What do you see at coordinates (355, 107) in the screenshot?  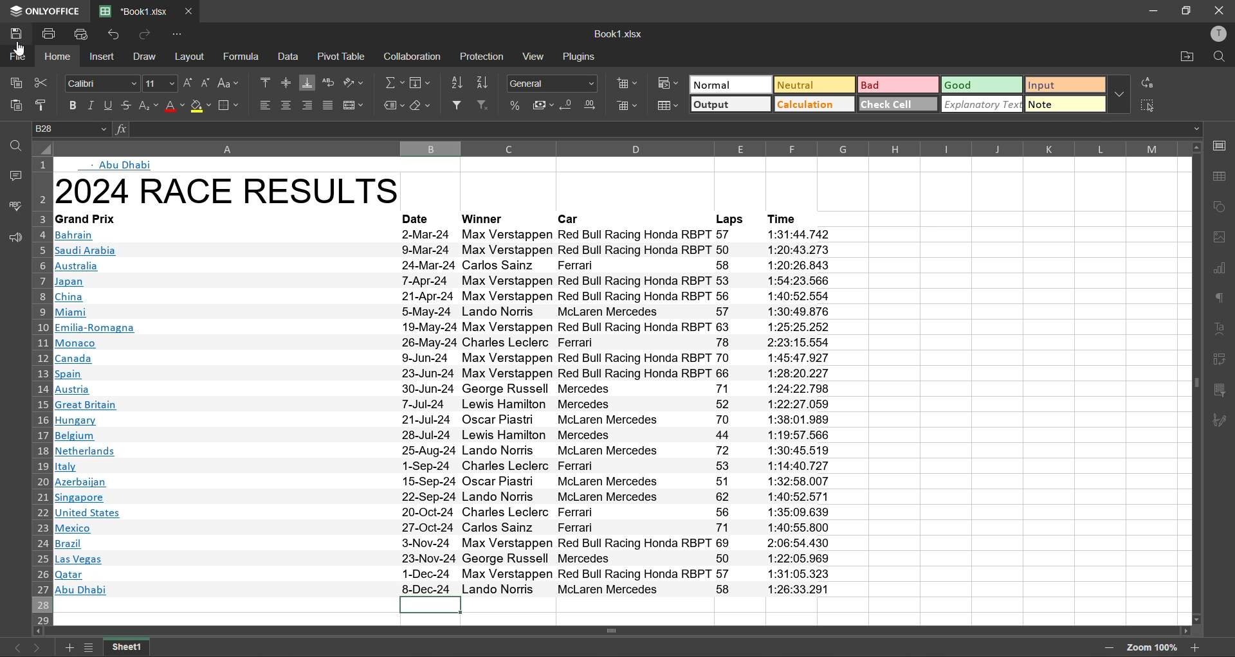 I see `merge and center` at bounding box center [355, 107].